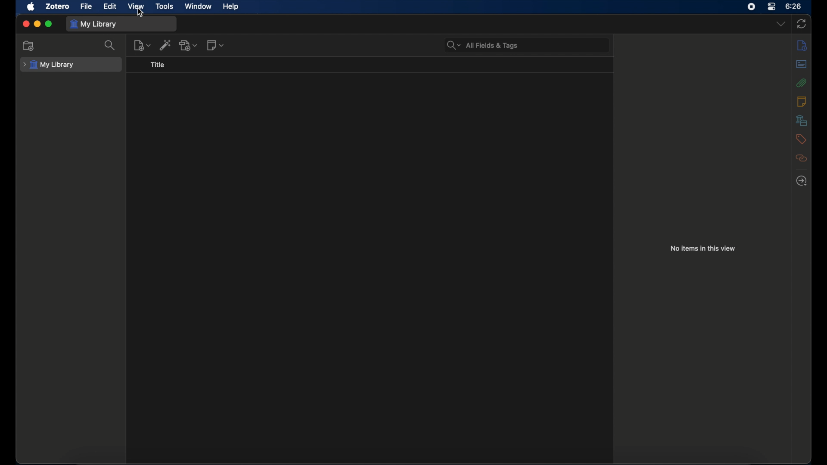 The height and width of the screenshot is (465, 827). I want to click on time, so click(794, 6).